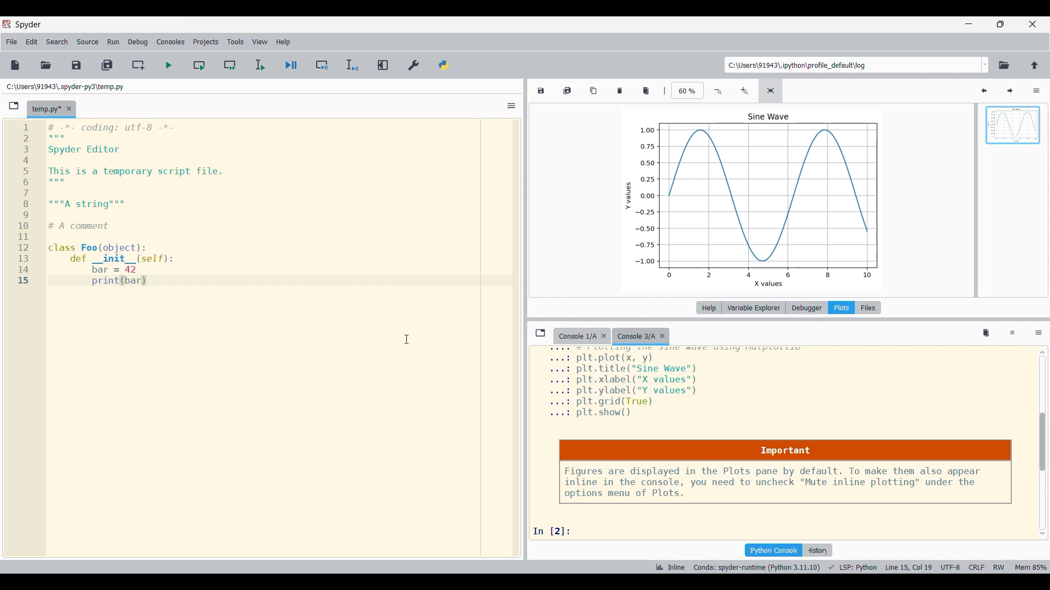 Image resolution: width=1050 pixels, height=590 pixels. What do you see at coordinates (138, 41) in the screenshot?
I see `Debug menu` at bounding box center [138, 41].